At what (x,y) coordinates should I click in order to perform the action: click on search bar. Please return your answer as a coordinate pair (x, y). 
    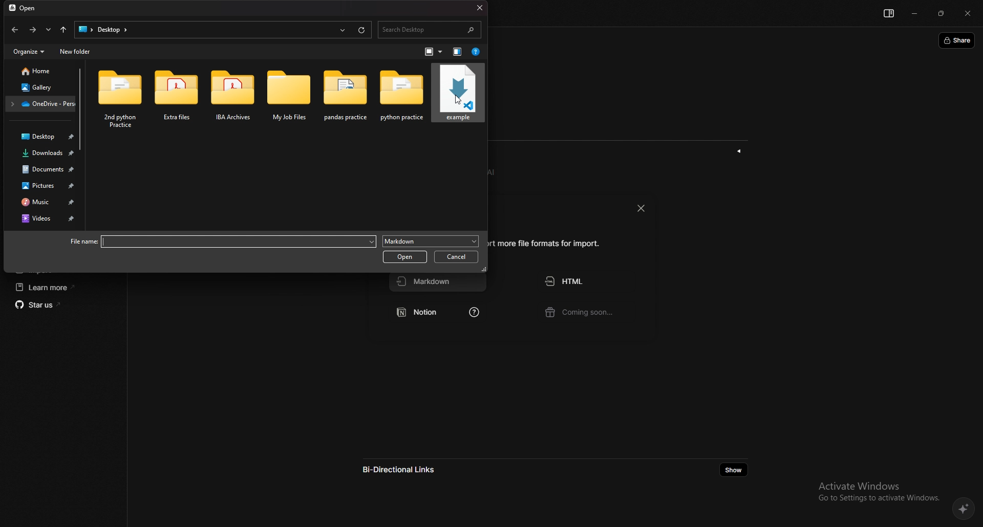
    Looking at the image, I should click on (430, 29).